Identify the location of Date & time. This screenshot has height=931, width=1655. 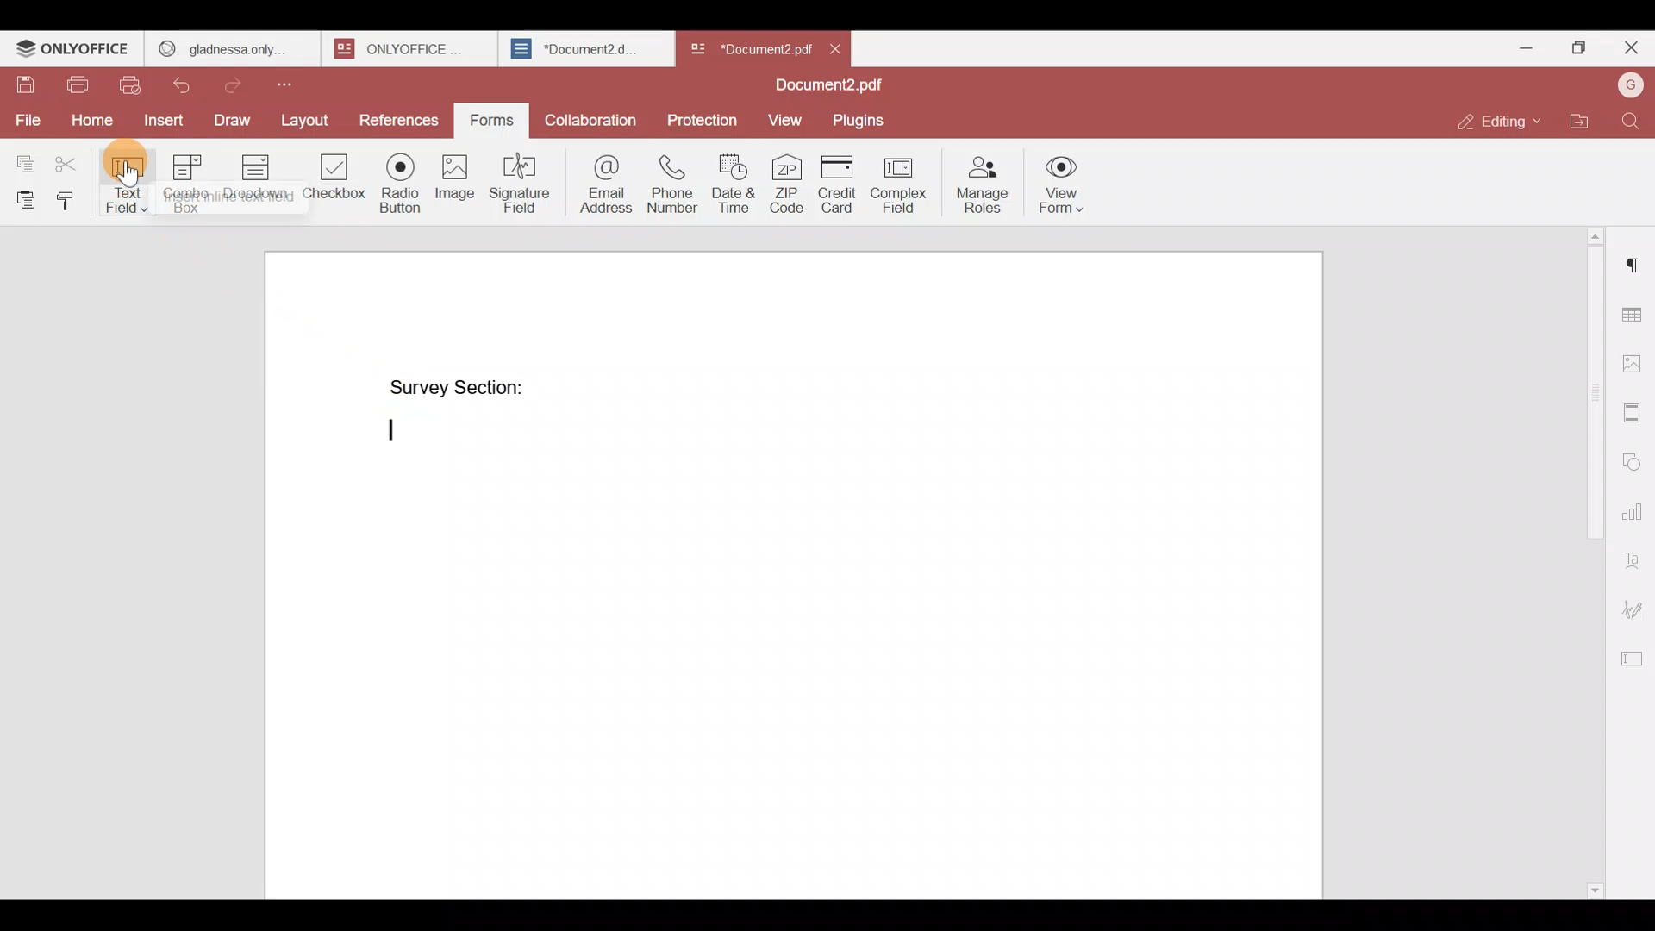
(733, 183).